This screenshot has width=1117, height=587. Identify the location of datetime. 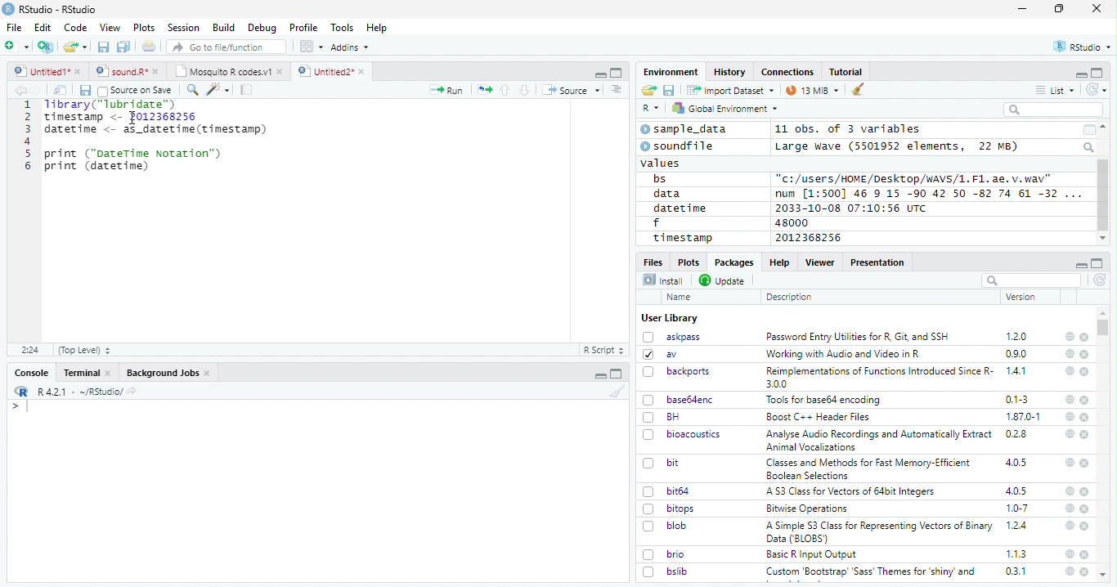
(680, 208).